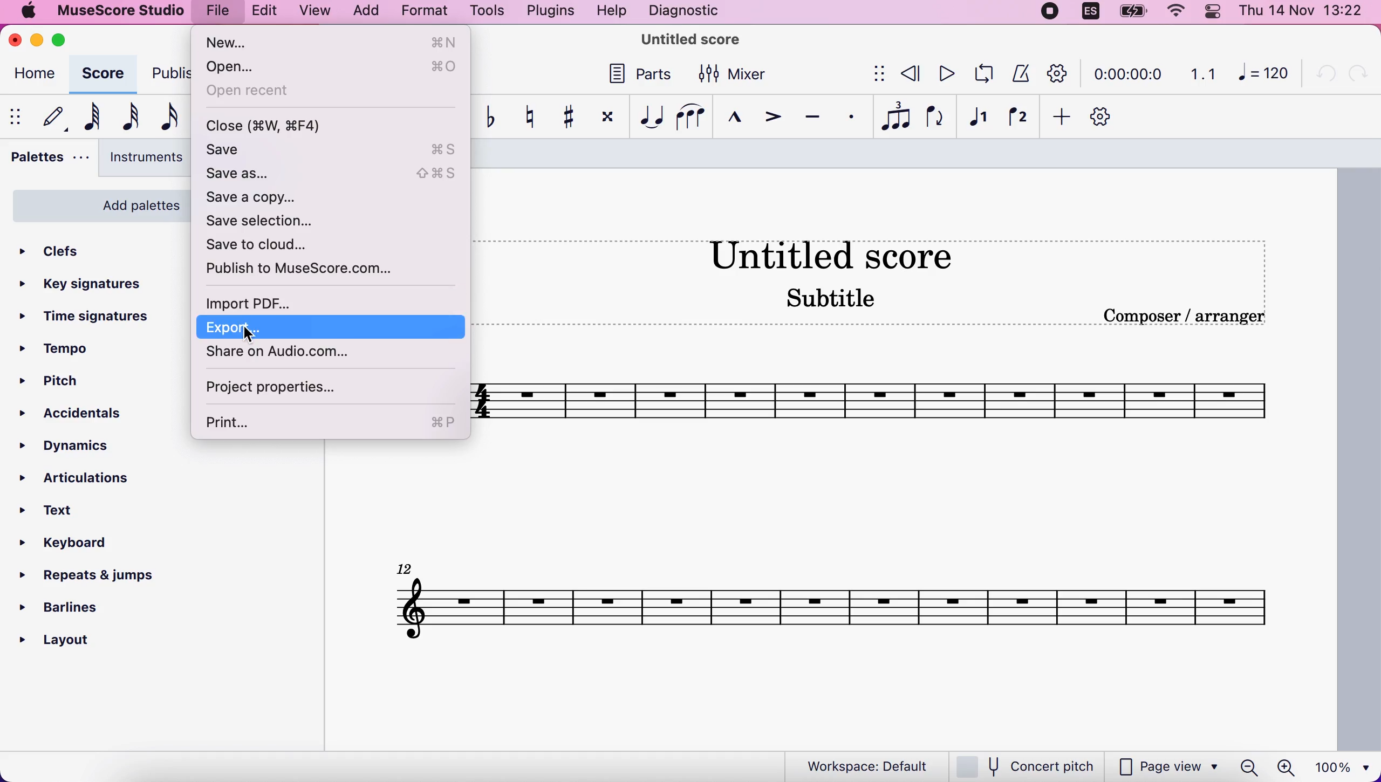 This screenshot has height=782, width=1381. Describe the element at coordinates (1054, 73) in the screenshot. I see `customization tool` at that location.